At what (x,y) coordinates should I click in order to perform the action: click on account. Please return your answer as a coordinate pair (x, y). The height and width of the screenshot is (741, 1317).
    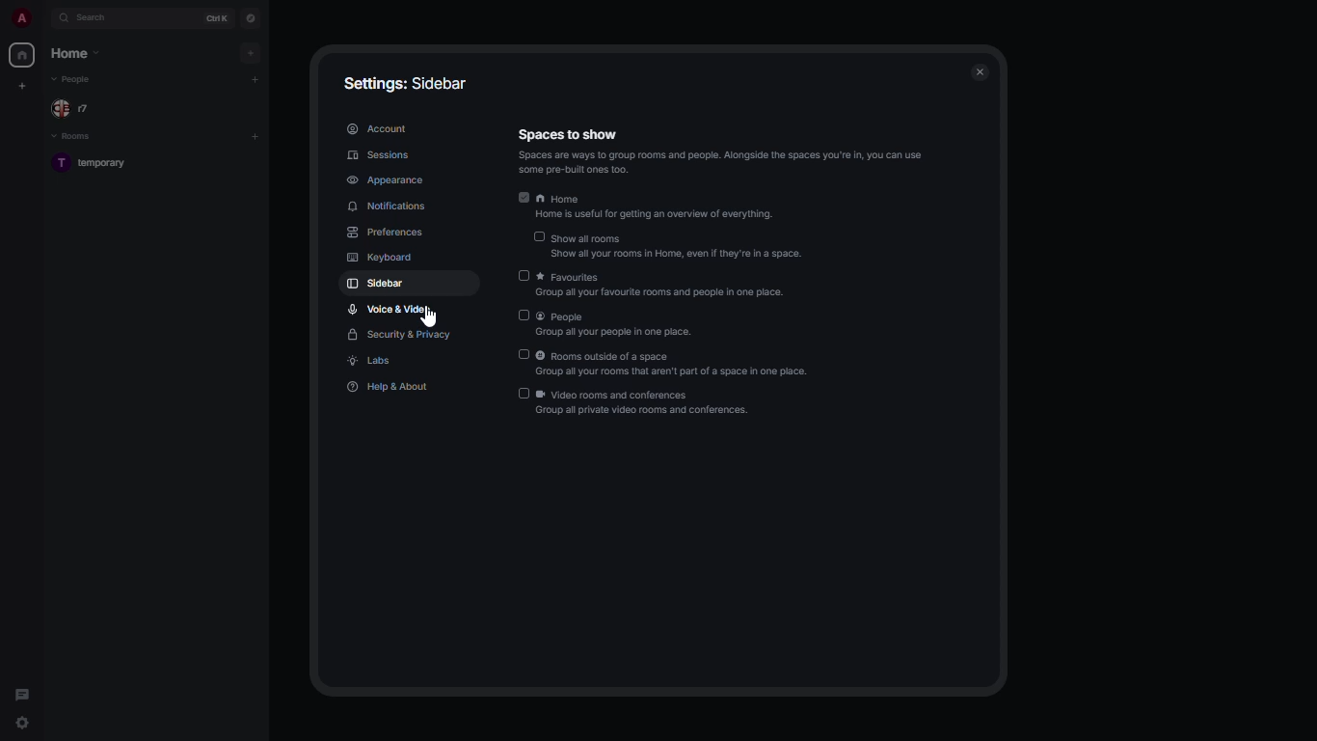
    Looking at the image, I should click on (378, 127).